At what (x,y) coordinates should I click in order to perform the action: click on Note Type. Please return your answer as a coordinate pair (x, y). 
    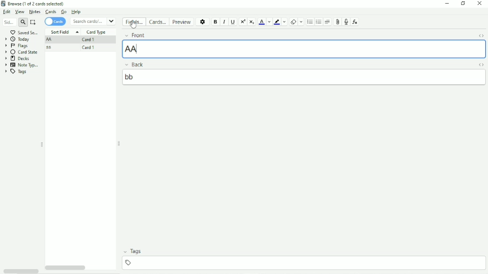
    Looking at the image, I should click on (22, 65).